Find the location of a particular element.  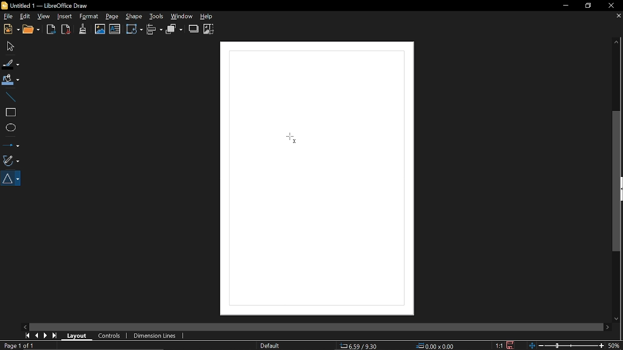

Size is located at coordinates (436, 346).